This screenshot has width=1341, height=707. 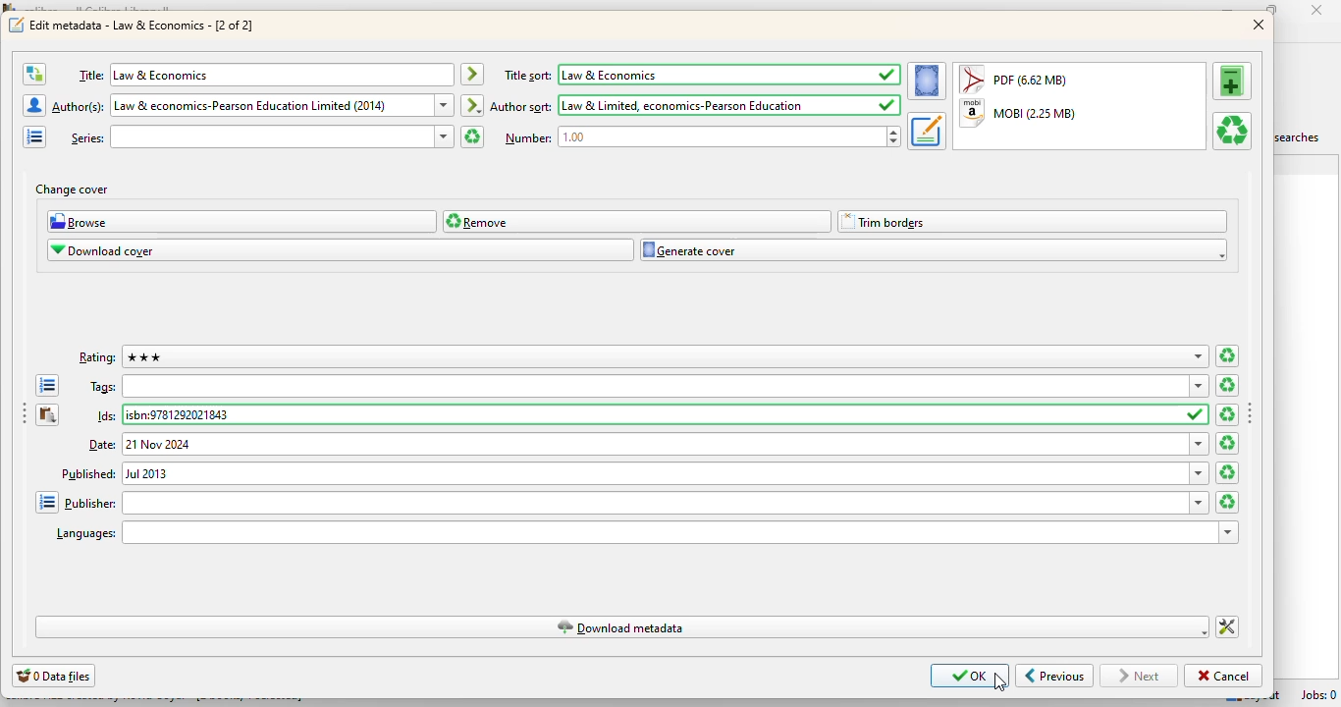 I want to click on download cover, so click(x=341, y=250).